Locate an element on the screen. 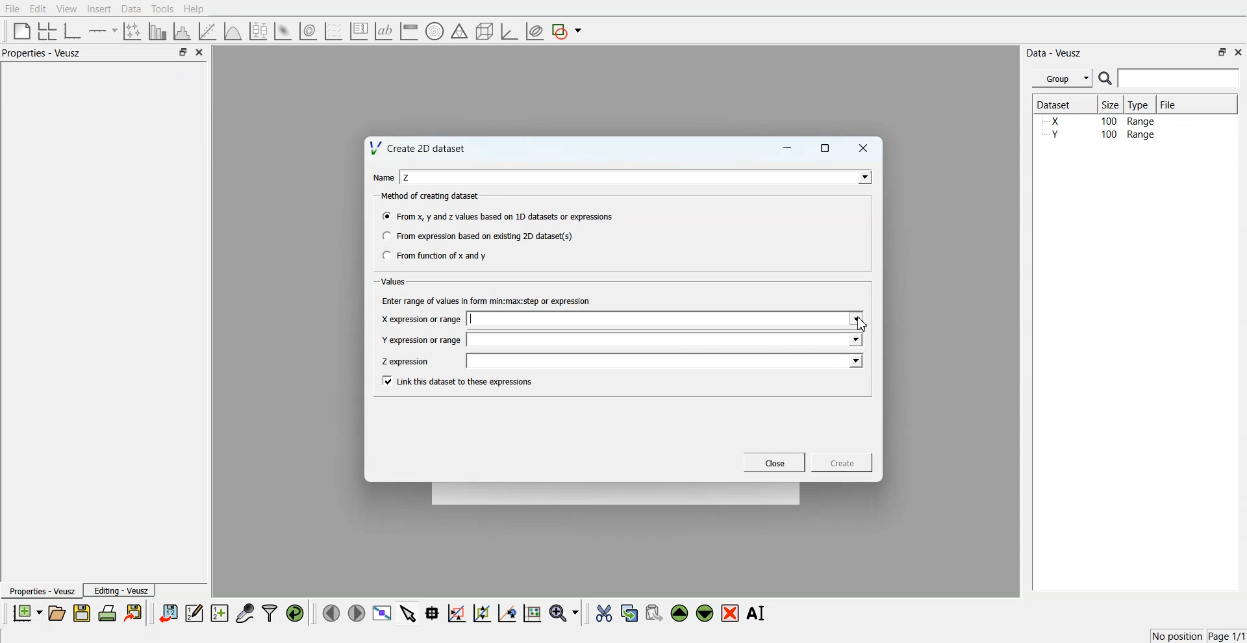  View plot full screen is located at coordinates (383, 612).